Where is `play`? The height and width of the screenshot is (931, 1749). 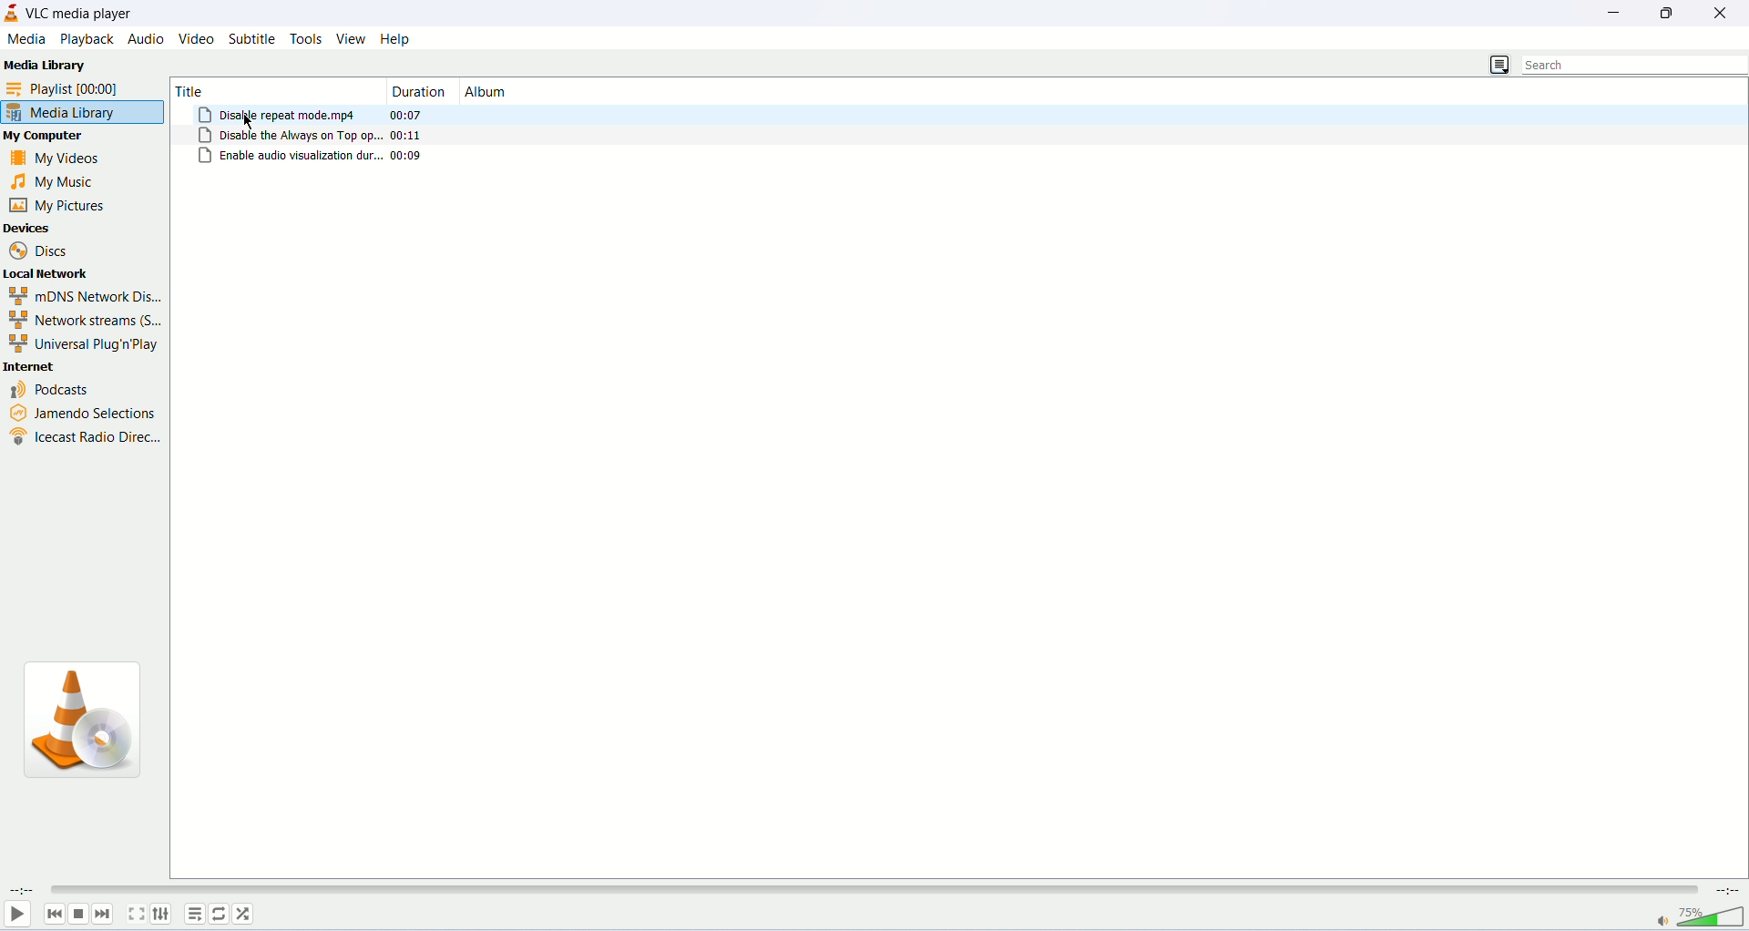
play is located at coordinates (15, 915).